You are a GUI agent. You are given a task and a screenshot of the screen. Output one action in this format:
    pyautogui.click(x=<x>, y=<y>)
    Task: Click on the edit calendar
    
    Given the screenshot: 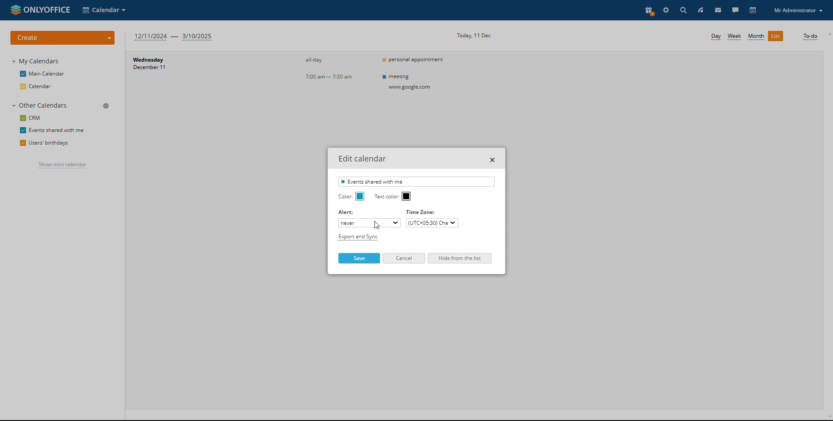 What is the action you would take?
    pyautogui.click(x=106, y=129)
    